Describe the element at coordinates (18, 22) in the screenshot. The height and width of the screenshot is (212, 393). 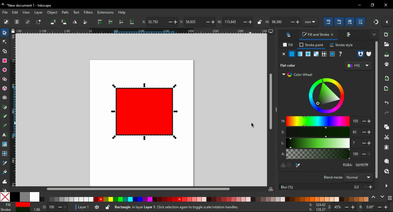
I see `select all in all layers` at that location.